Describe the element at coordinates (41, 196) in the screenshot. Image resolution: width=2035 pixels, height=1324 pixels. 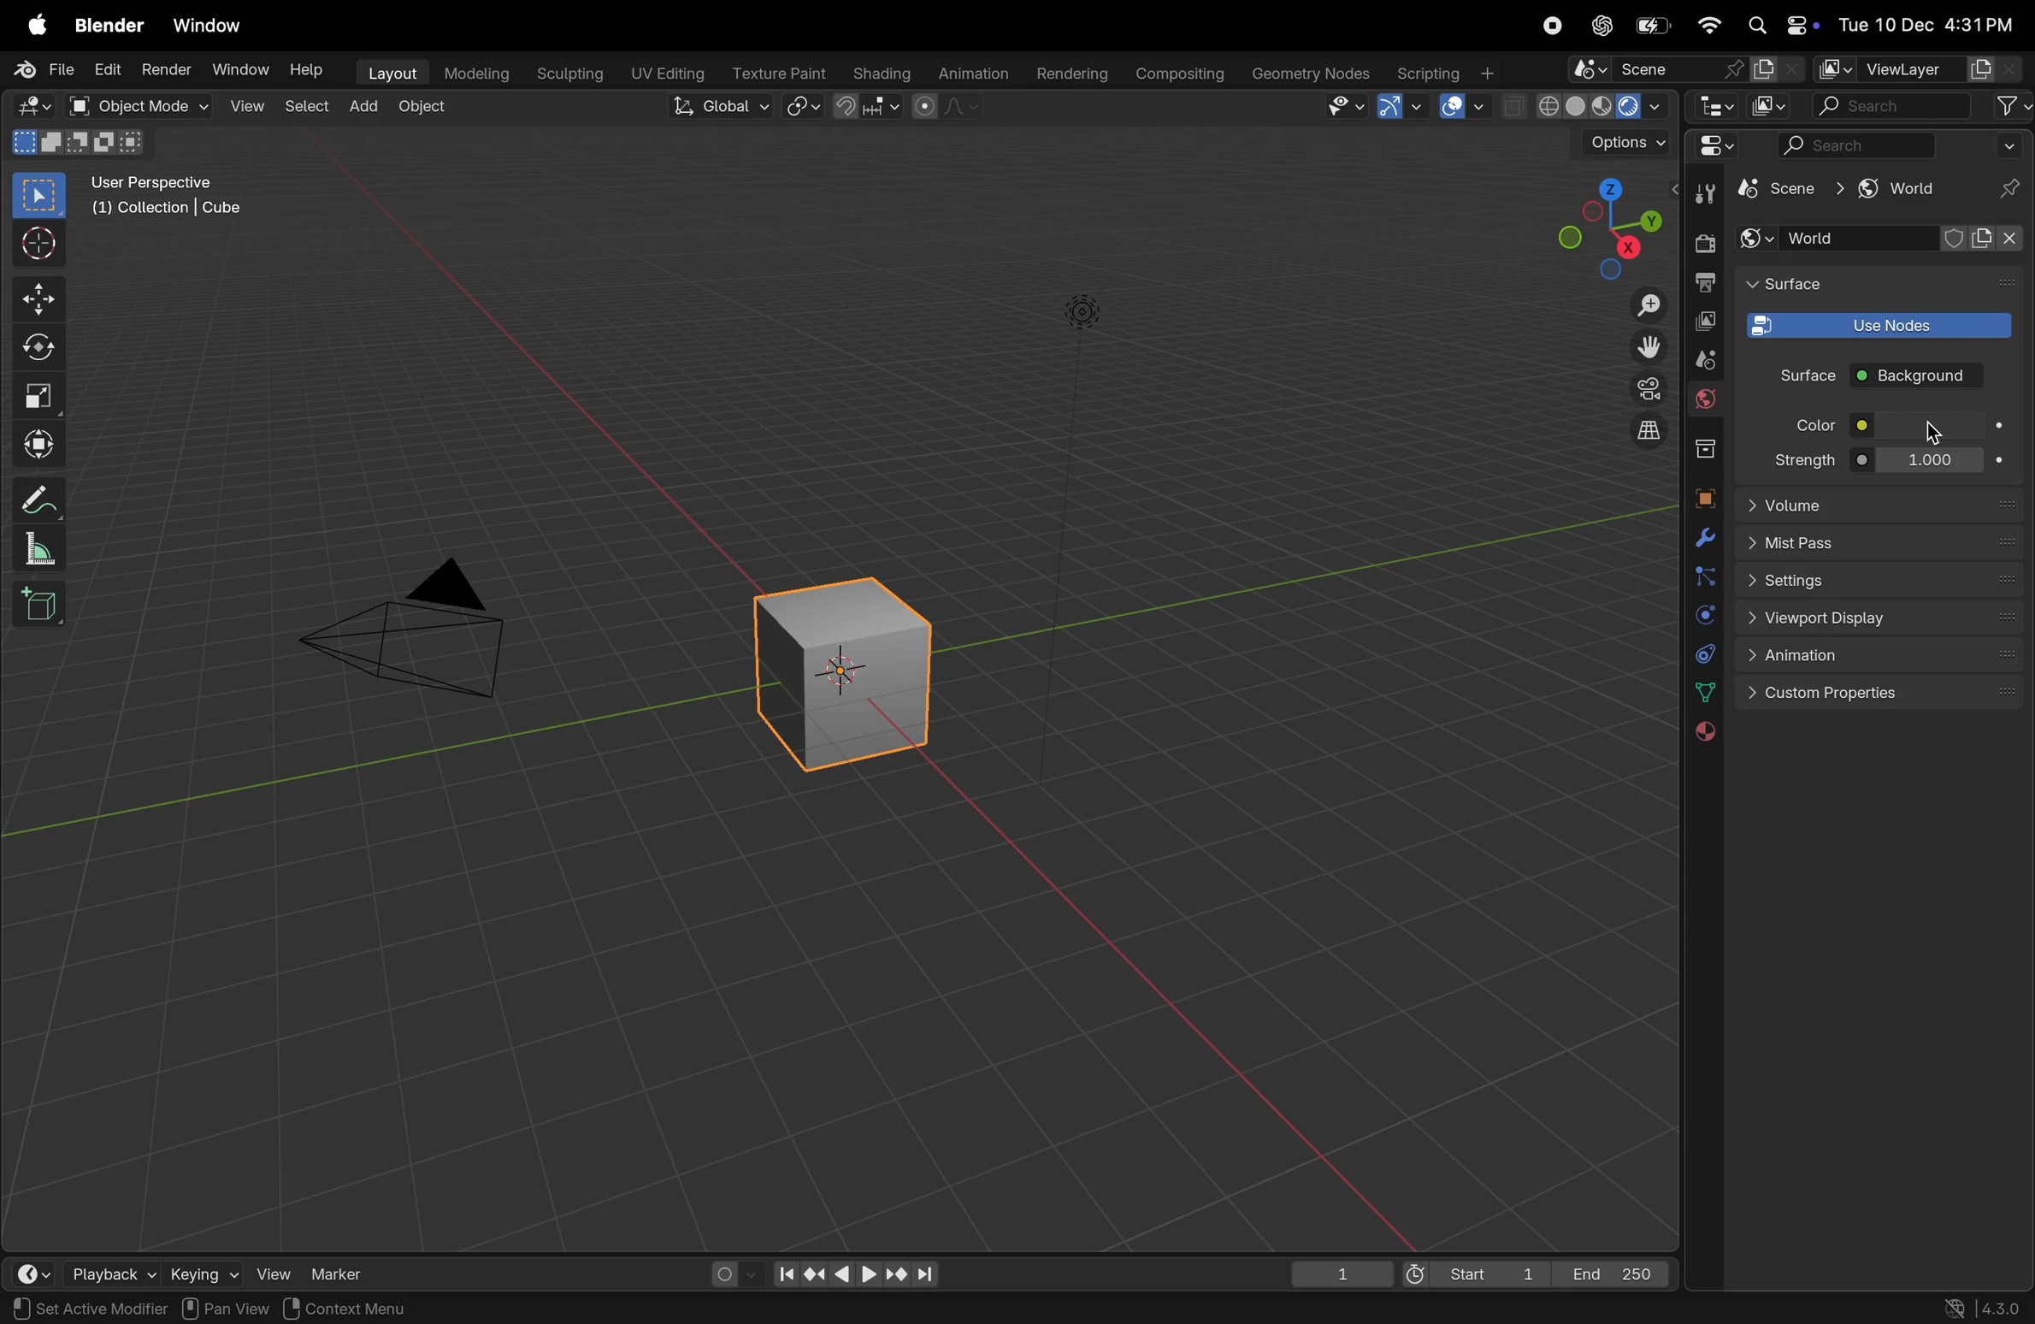
I see `select` at that location.